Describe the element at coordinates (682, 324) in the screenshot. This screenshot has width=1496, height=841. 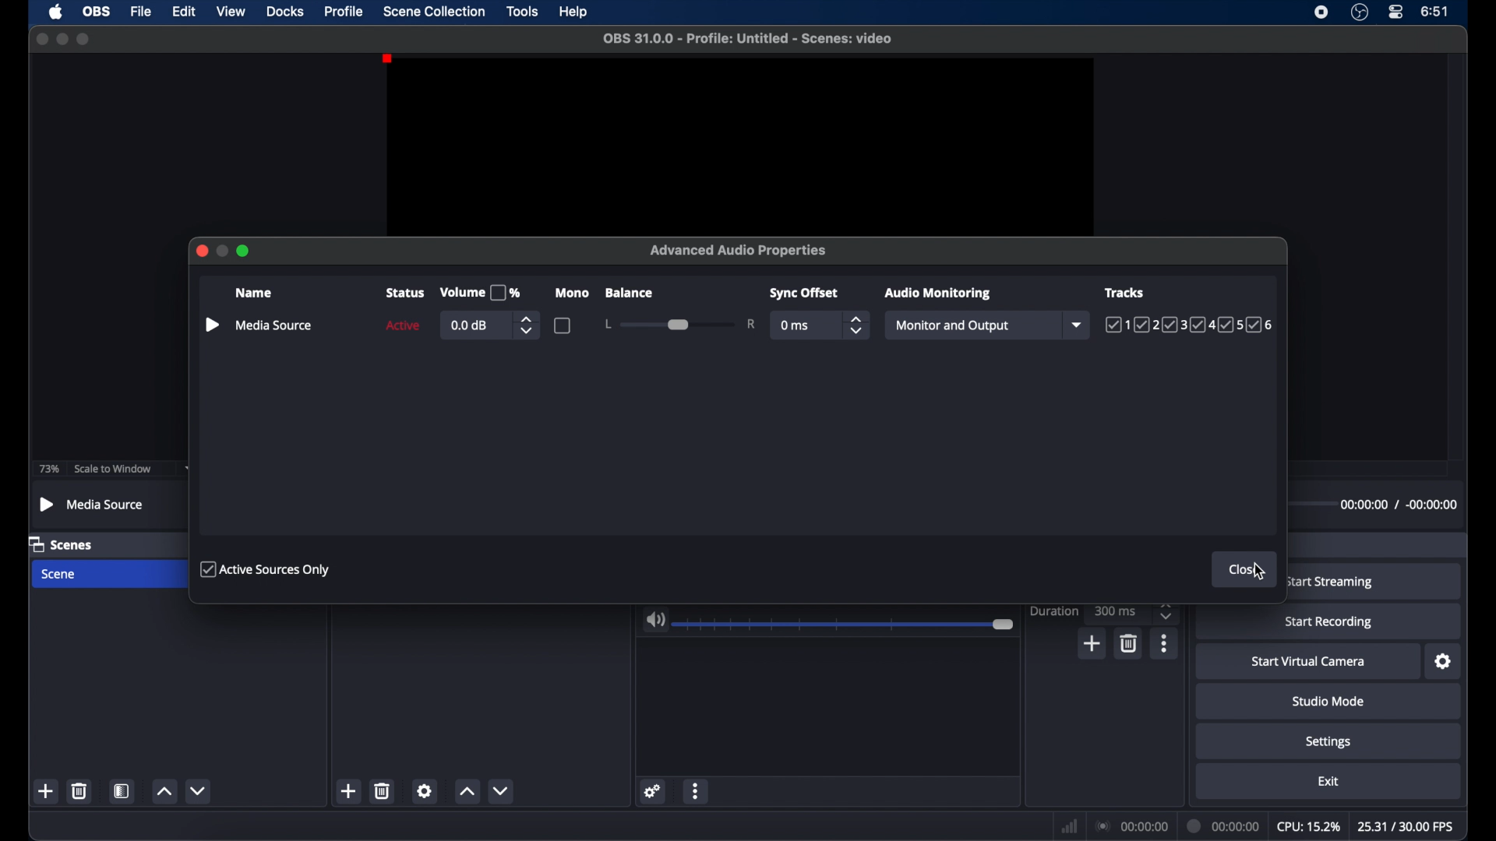
I see `slider` at that location.